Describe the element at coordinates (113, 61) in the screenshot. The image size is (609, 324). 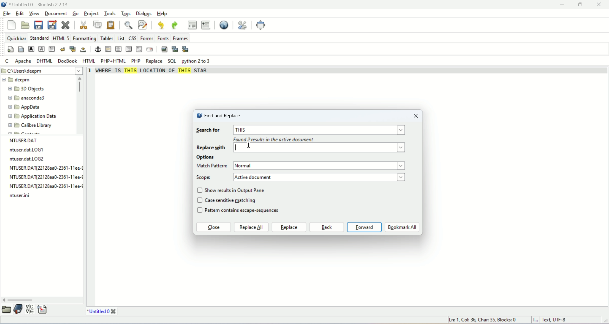
I see `PHP+HTML` at that location.